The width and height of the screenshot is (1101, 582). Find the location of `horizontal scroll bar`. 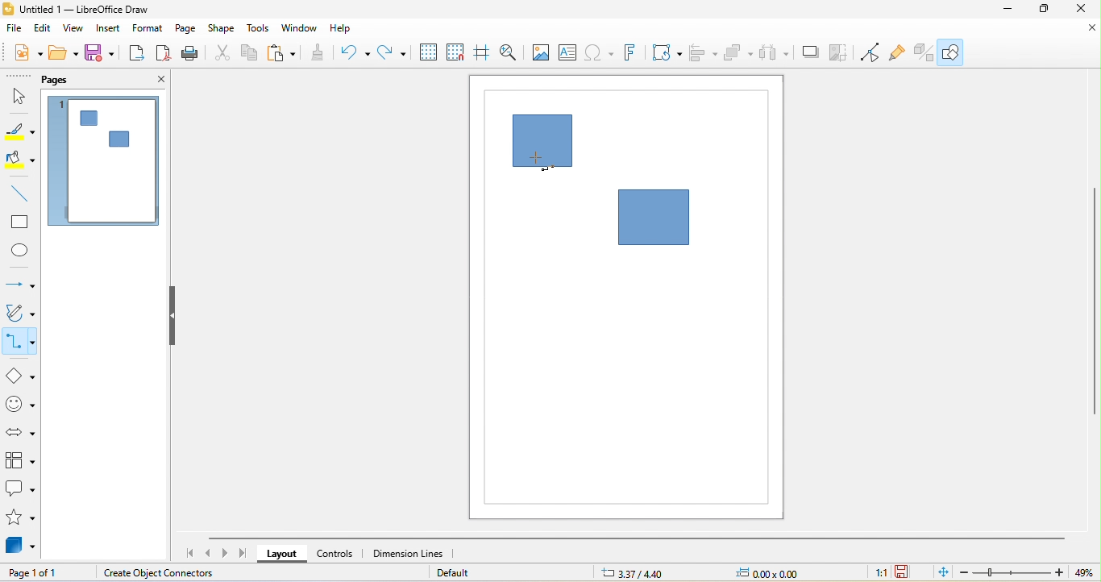

horizontal scroll bar is located at coordinates (635, 540).